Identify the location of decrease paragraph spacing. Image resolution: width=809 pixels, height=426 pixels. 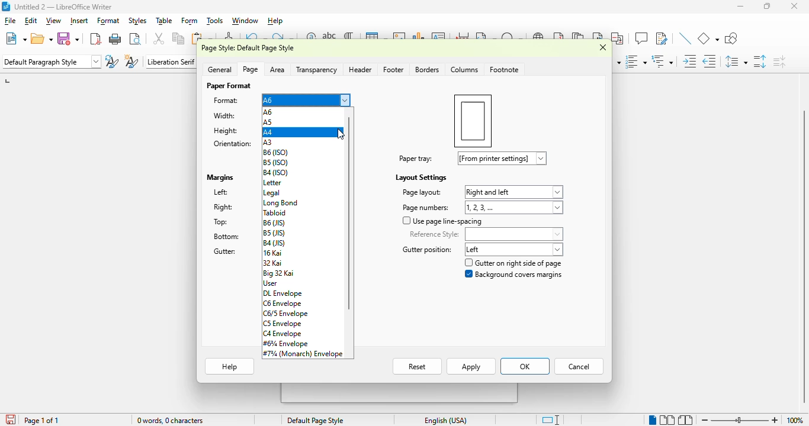
(779, 62).